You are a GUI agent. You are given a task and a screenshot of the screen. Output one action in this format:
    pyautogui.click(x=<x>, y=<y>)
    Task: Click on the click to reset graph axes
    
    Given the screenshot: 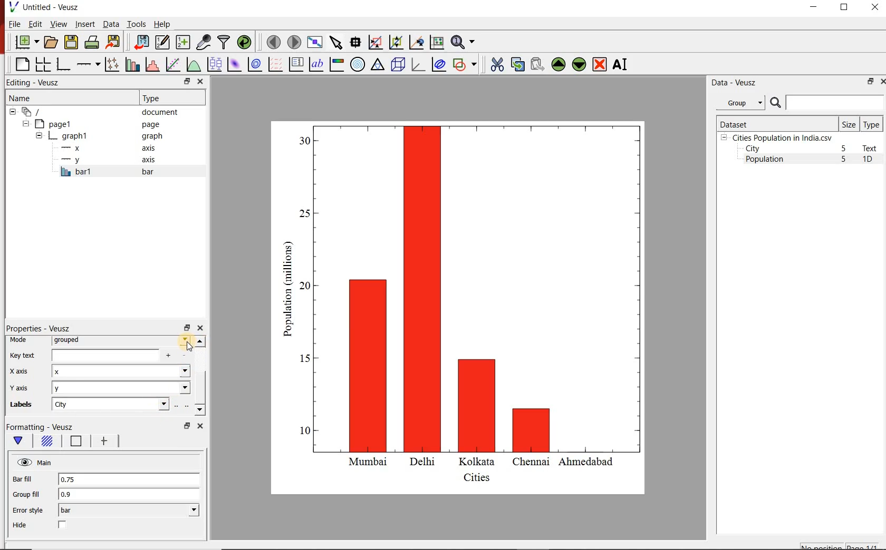 What is the action you would take?
    pyautogui.click(x=437, y=42)
    